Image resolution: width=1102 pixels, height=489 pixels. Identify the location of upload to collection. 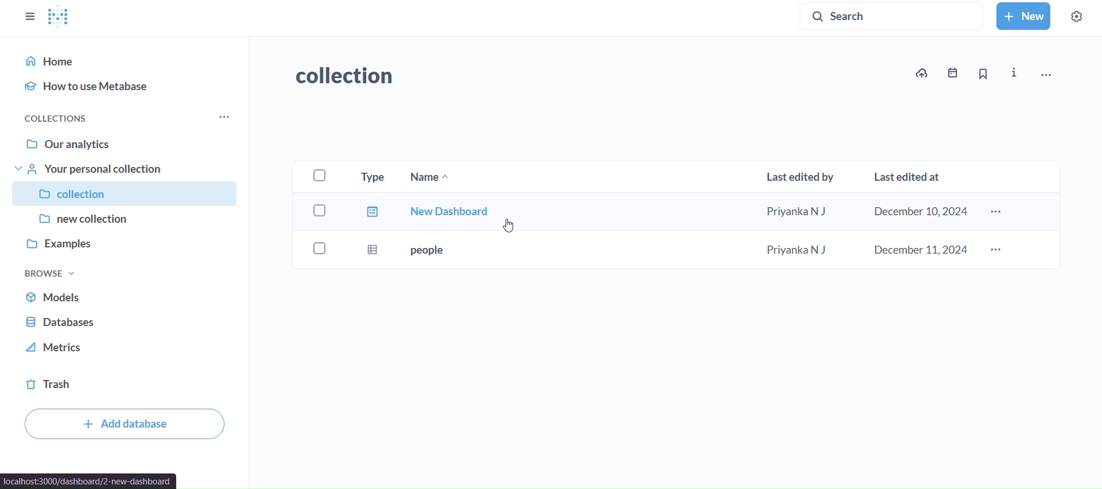
(919, 73).